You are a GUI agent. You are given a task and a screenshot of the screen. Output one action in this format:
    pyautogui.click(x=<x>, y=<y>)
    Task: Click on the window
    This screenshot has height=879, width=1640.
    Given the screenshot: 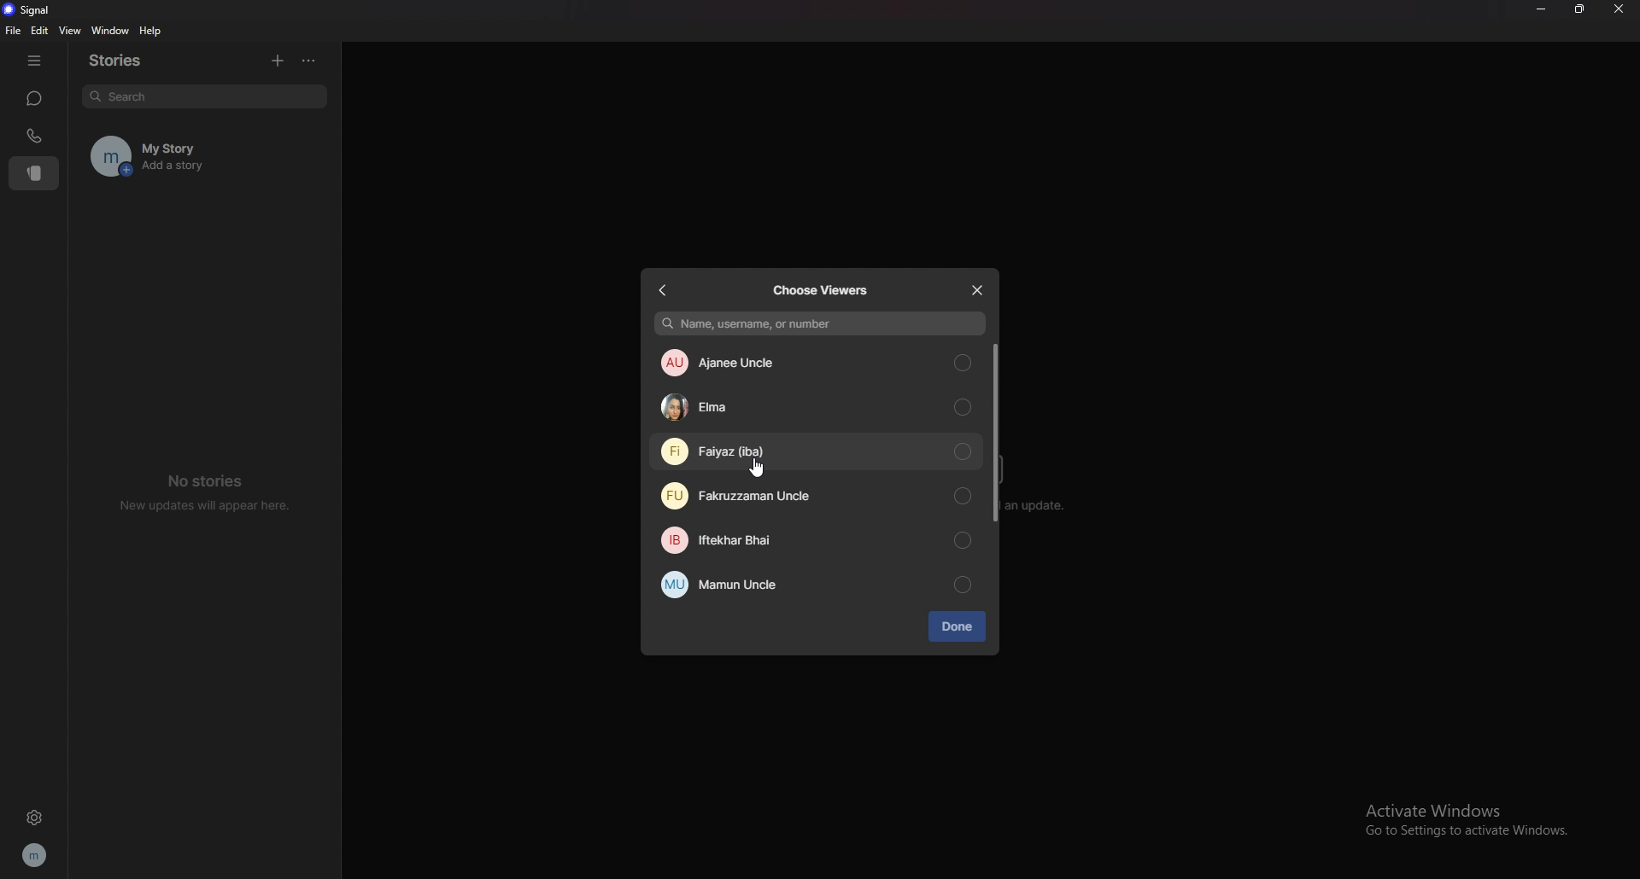 What is the action you would take?
    pyautogui.click(x=110, y=30)
    